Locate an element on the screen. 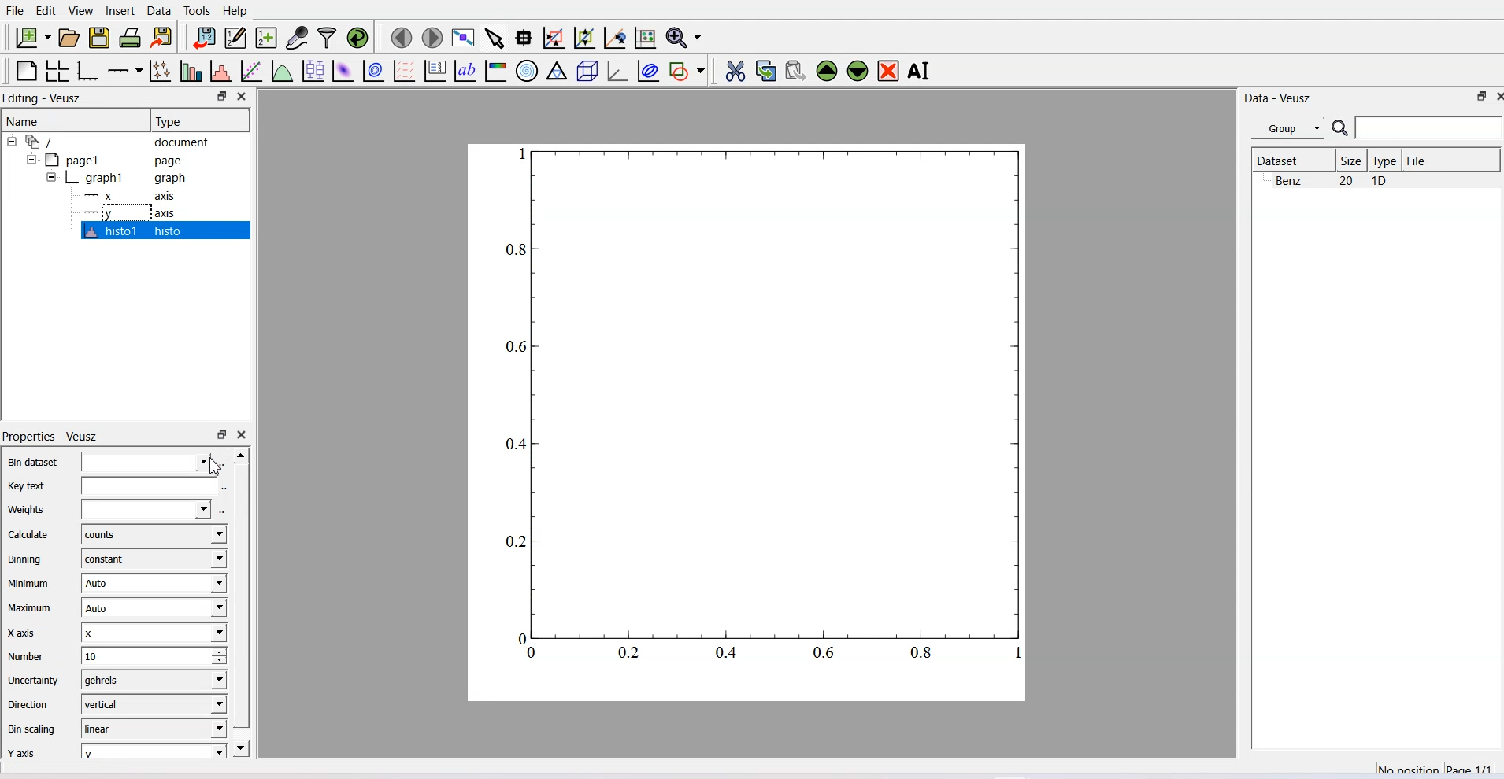  Zoom Function Menu is located at coordinates (686, 37).